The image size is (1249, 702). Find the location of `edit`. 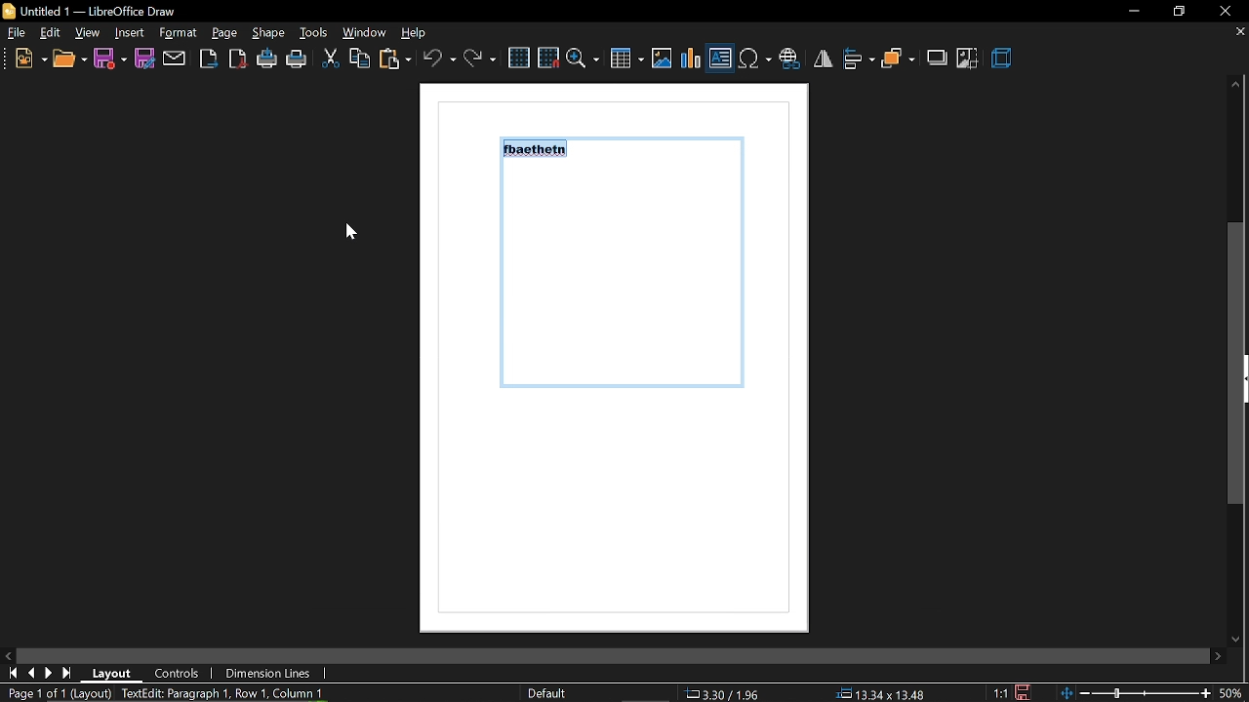

edit is located at coordinates (51, 33).